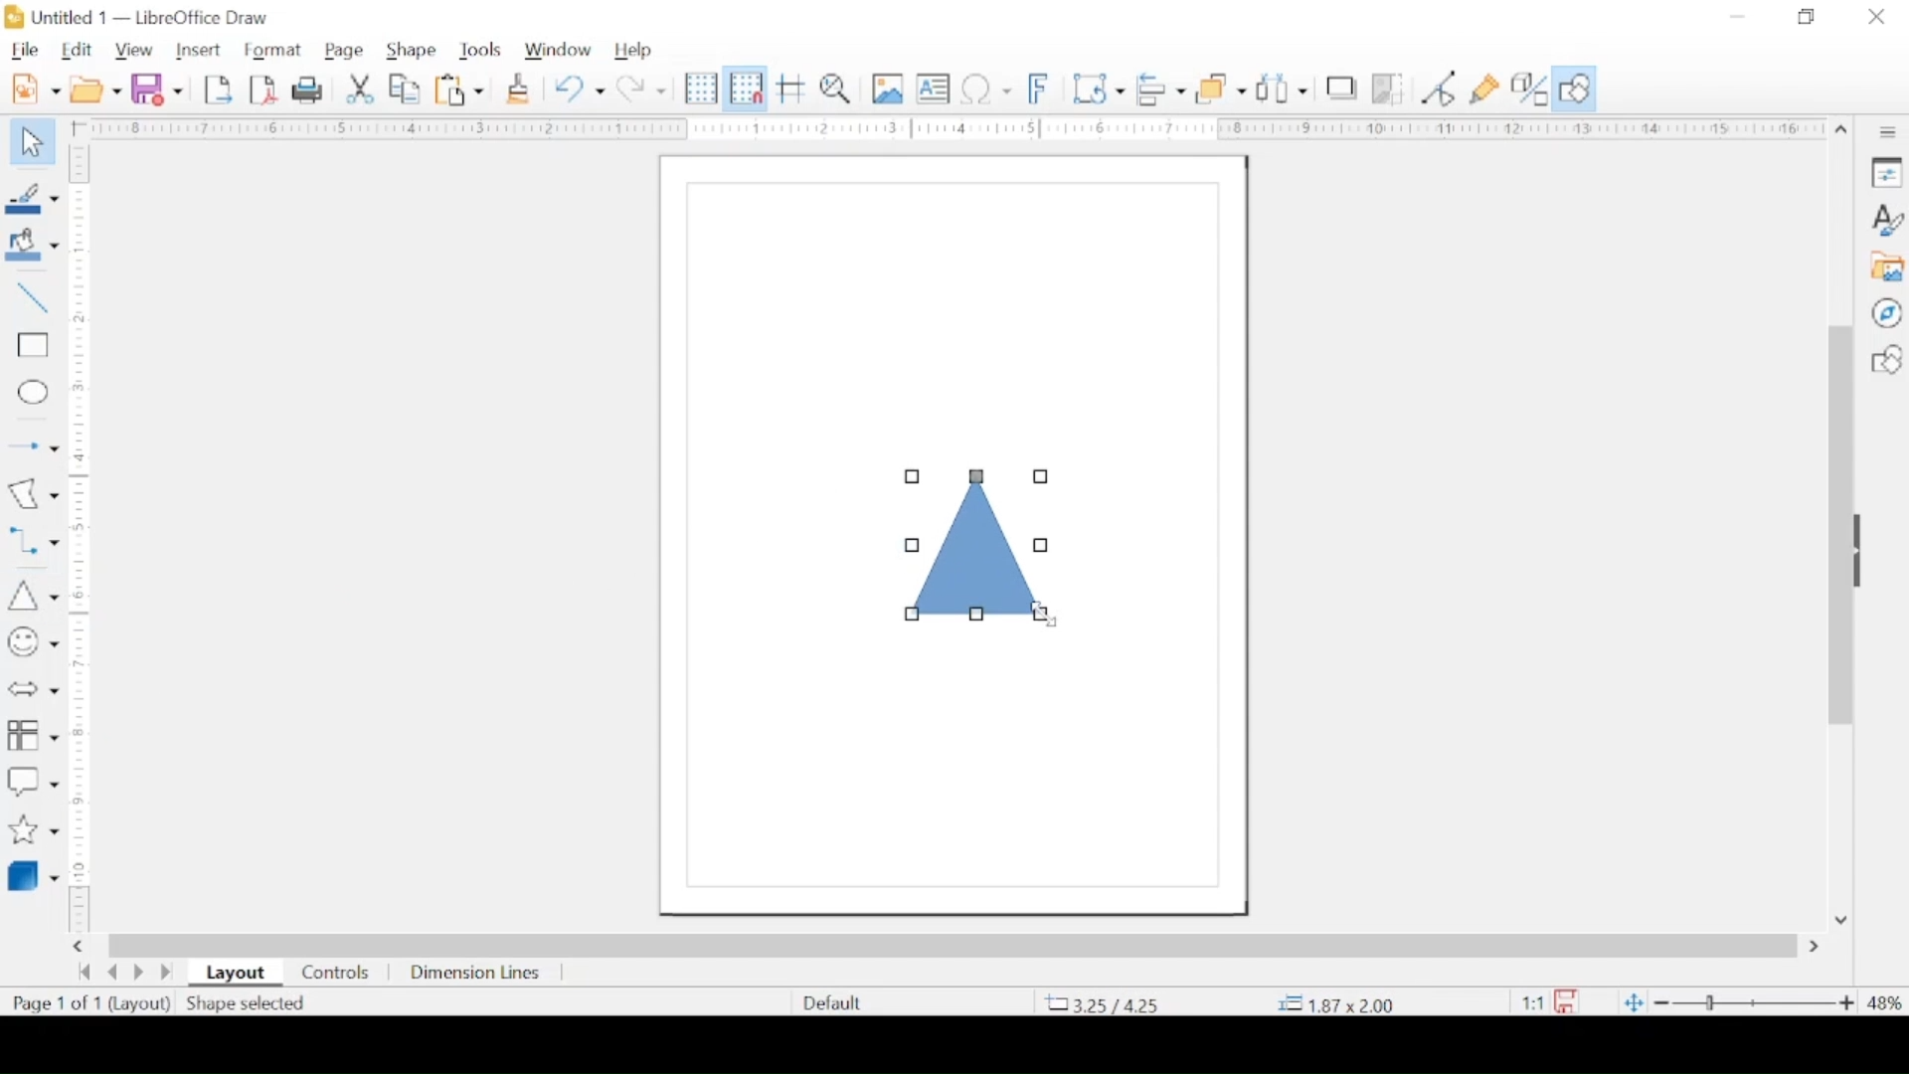 This screenshot has width=1909, height=1074. Describe the element at coordinates (360, 89) in the screenshot. I see `cut` at that location.